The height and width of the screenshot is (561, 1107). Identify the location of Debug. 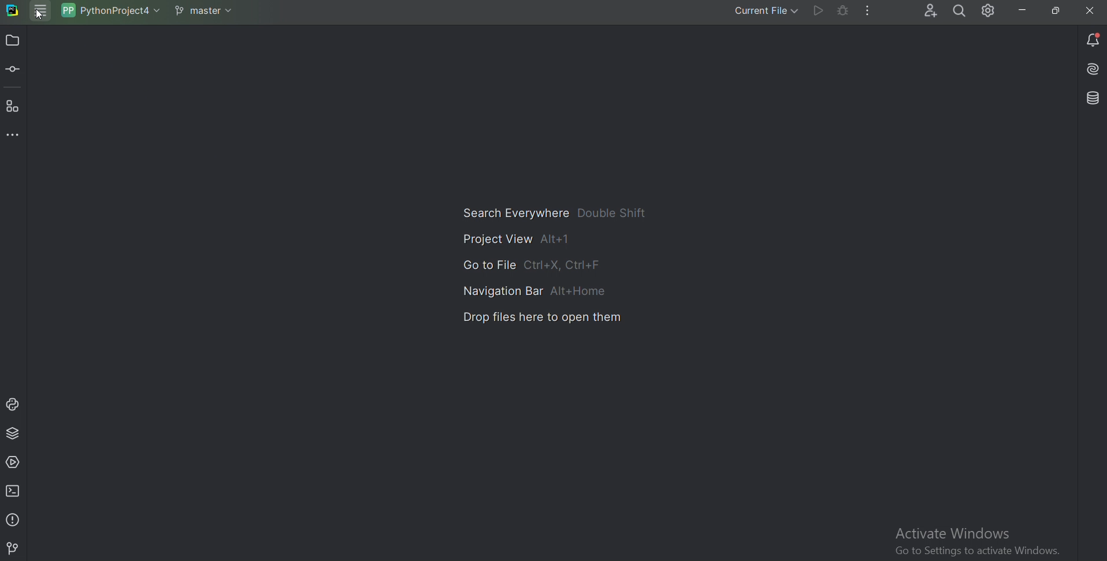
(839, 12).